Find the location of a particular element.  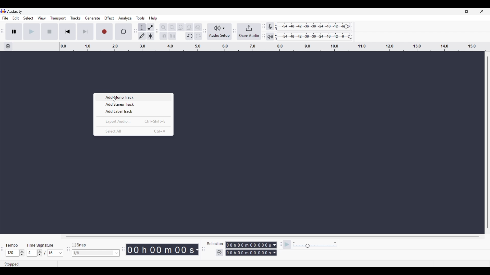

Export audio is located at coordinates (133, 121).